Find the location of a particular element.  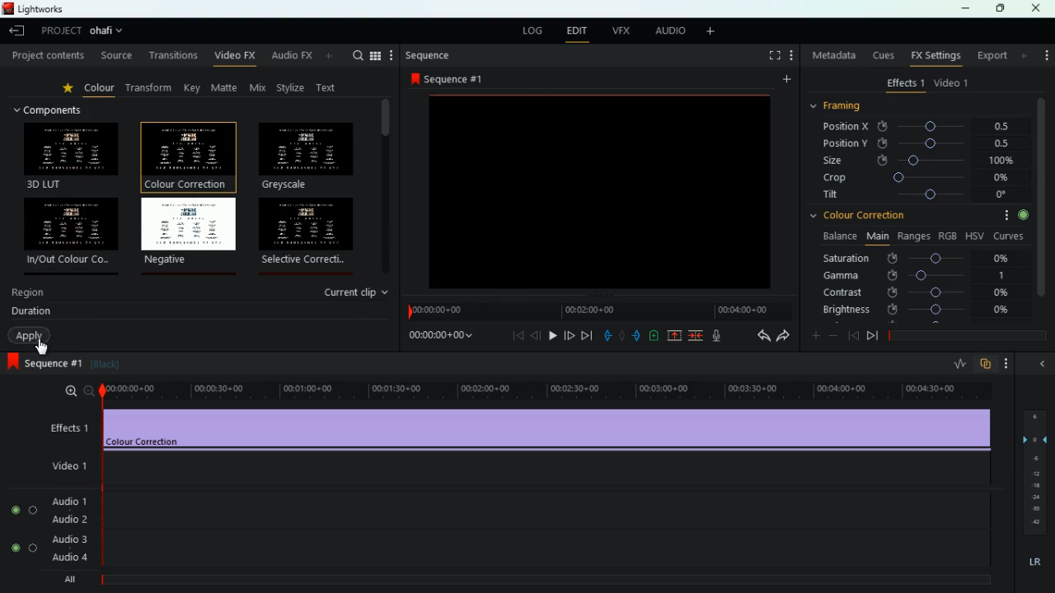

crop is located at coordinates (921, 179).